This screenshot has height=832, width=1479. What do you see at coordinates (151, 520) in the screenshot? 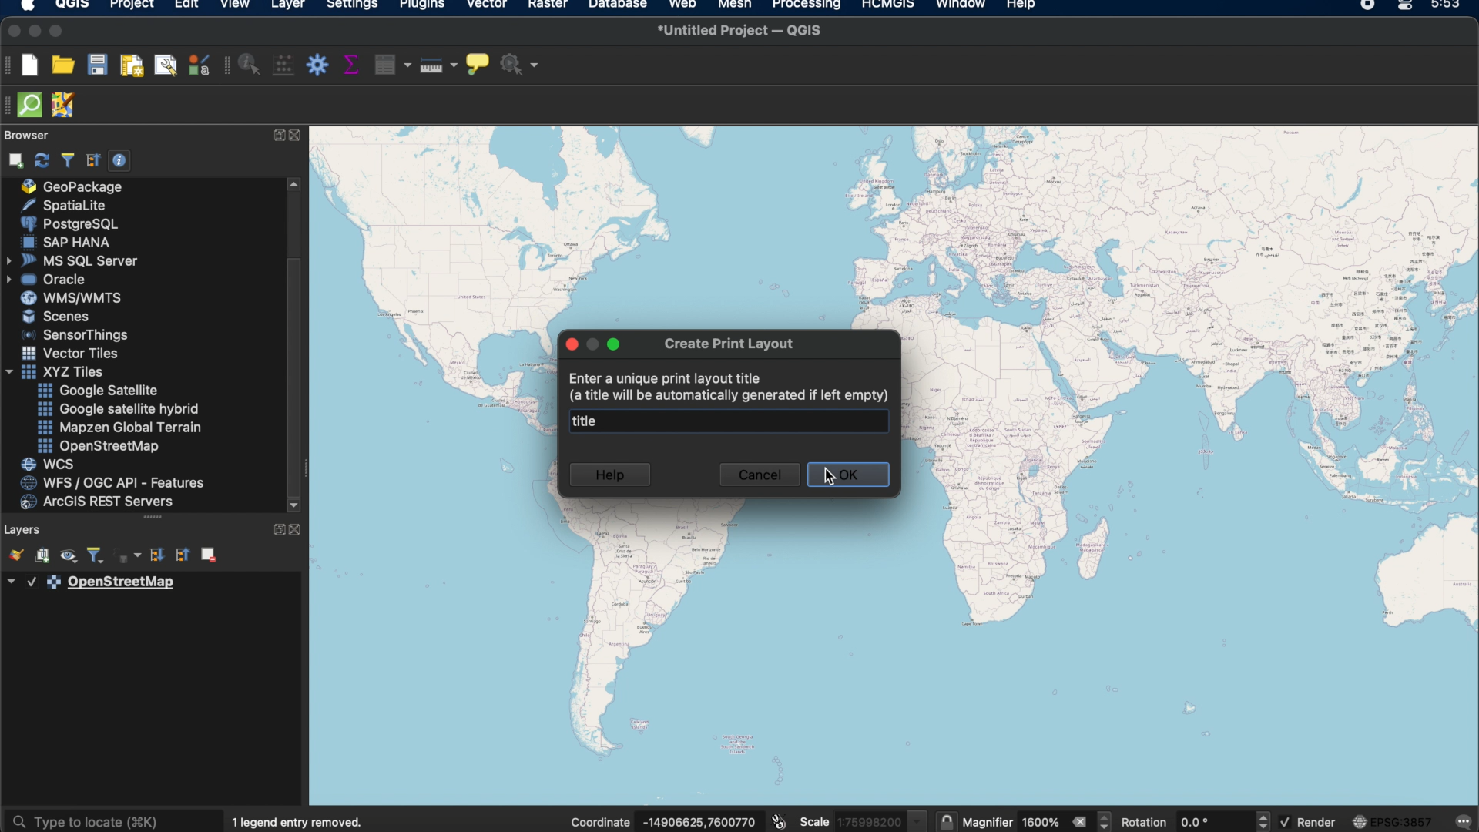
I see `more` at bounding box center [151, 520].